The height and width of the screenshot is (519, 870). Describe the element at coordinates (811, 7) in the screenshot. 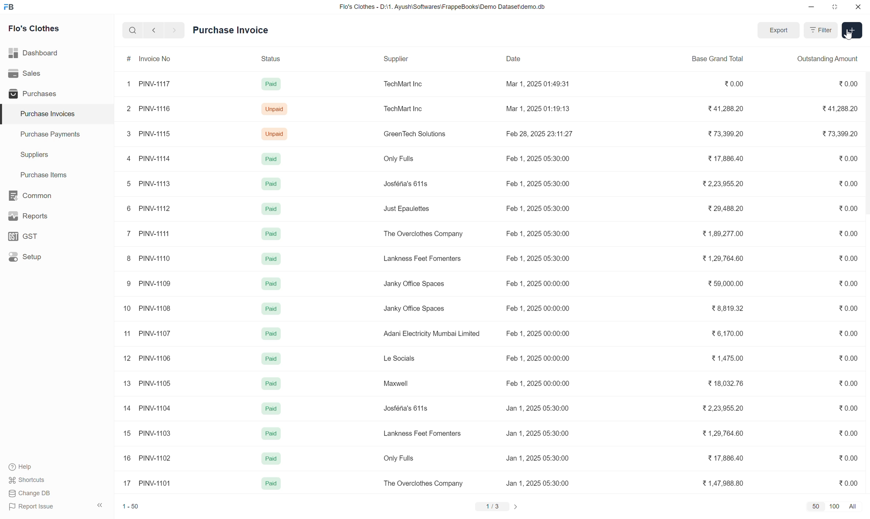

I see `Minimize` at that location.